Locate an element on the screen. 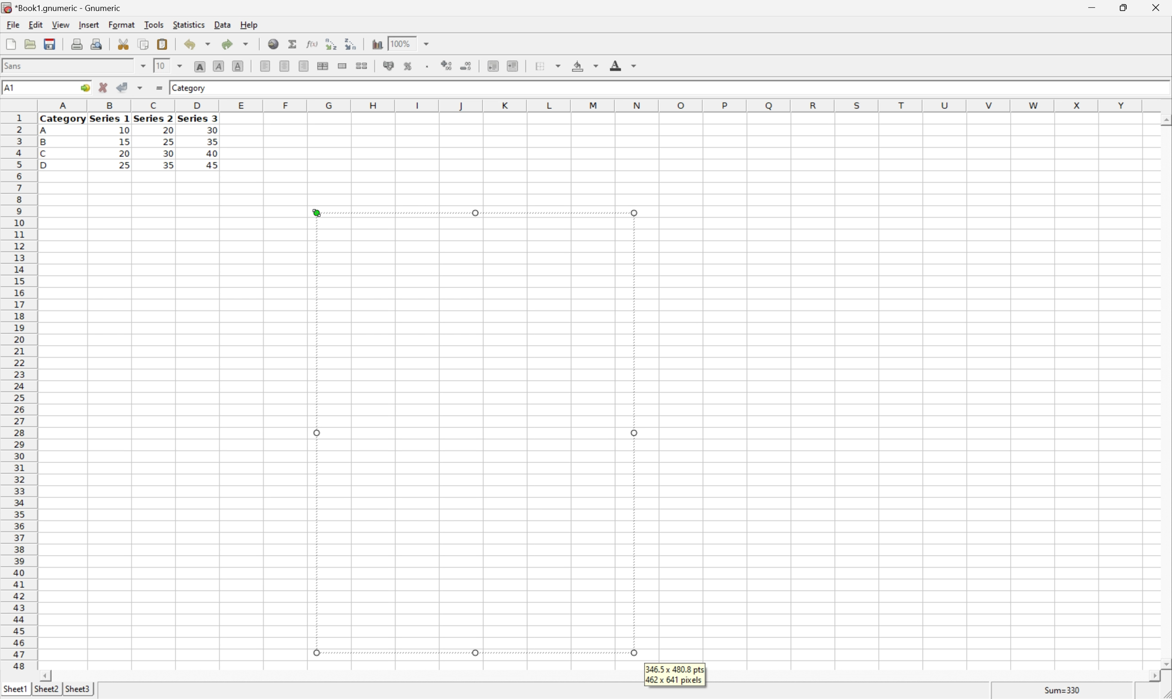 Image resolution: width=1172 pixels, height=699 pixels. 35 is located at coordinates (168, 165).